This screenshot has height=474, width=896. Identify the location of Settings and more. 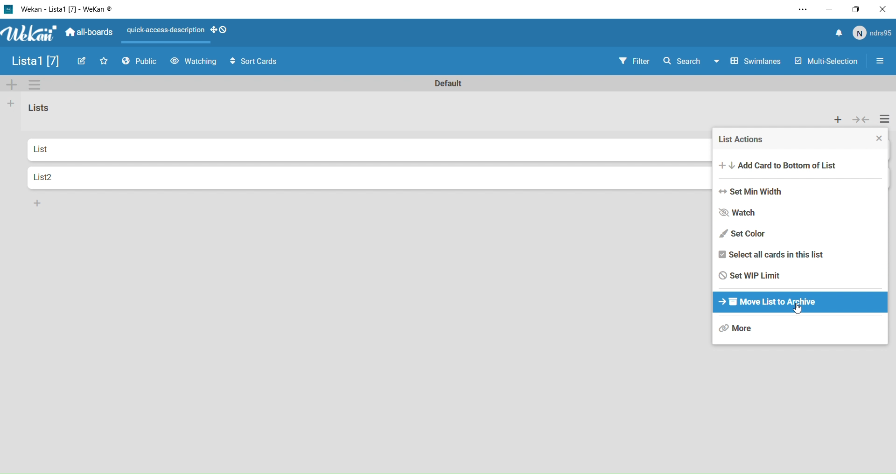
(796, 10).